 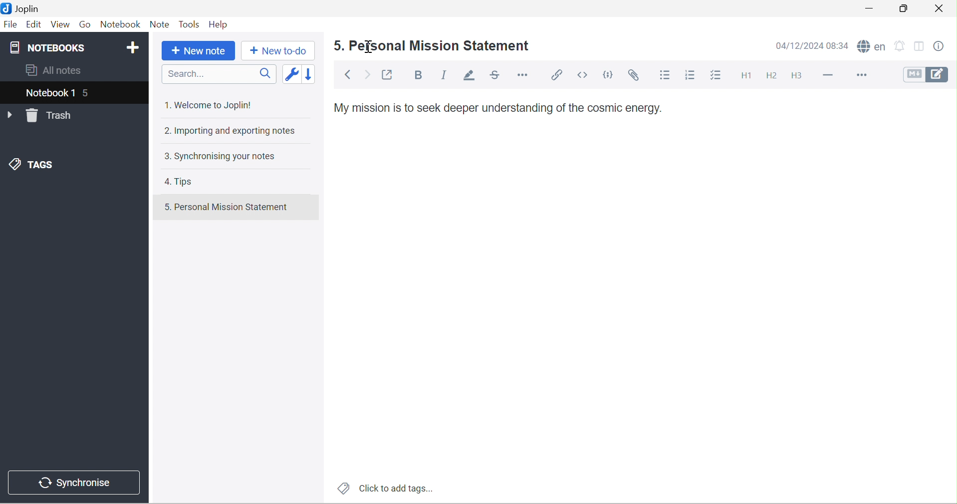 I want to click on New to-do, so click(x=281, y=51).